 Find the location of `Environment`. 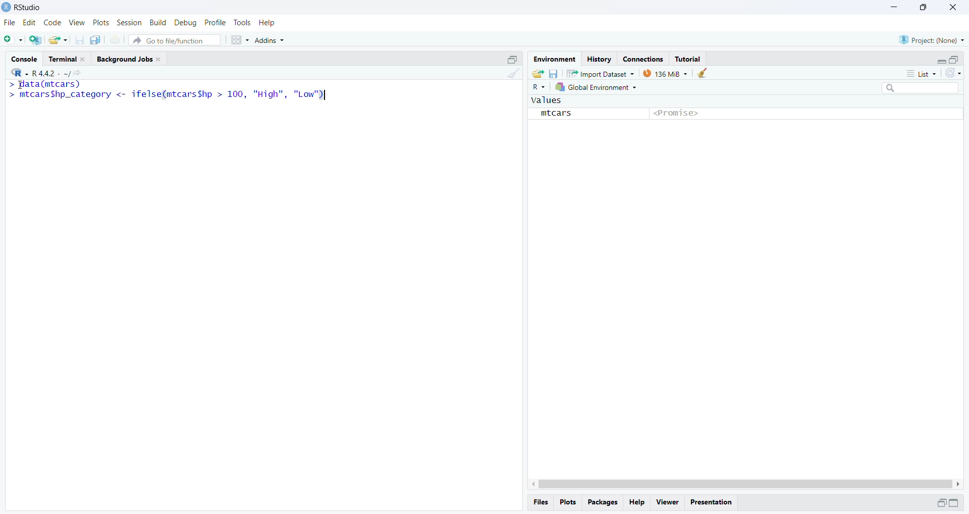

Environment is located at coordinates (554, 59).